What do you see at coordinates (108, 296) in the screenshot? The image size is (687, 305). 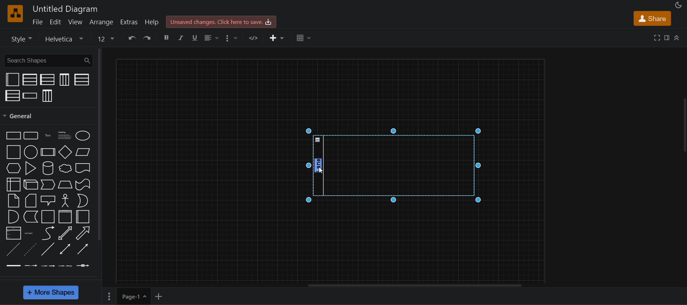 I see `options` at bounding box center [108, 296].